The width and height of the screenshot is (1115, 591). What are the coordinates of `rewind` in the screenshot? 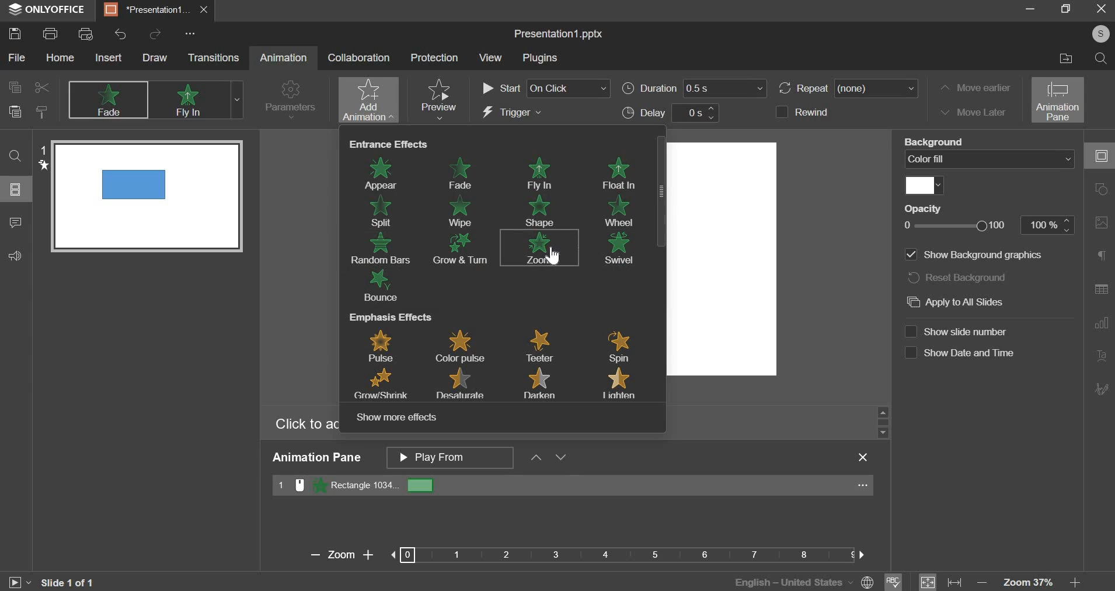 It's located at (819, 112).